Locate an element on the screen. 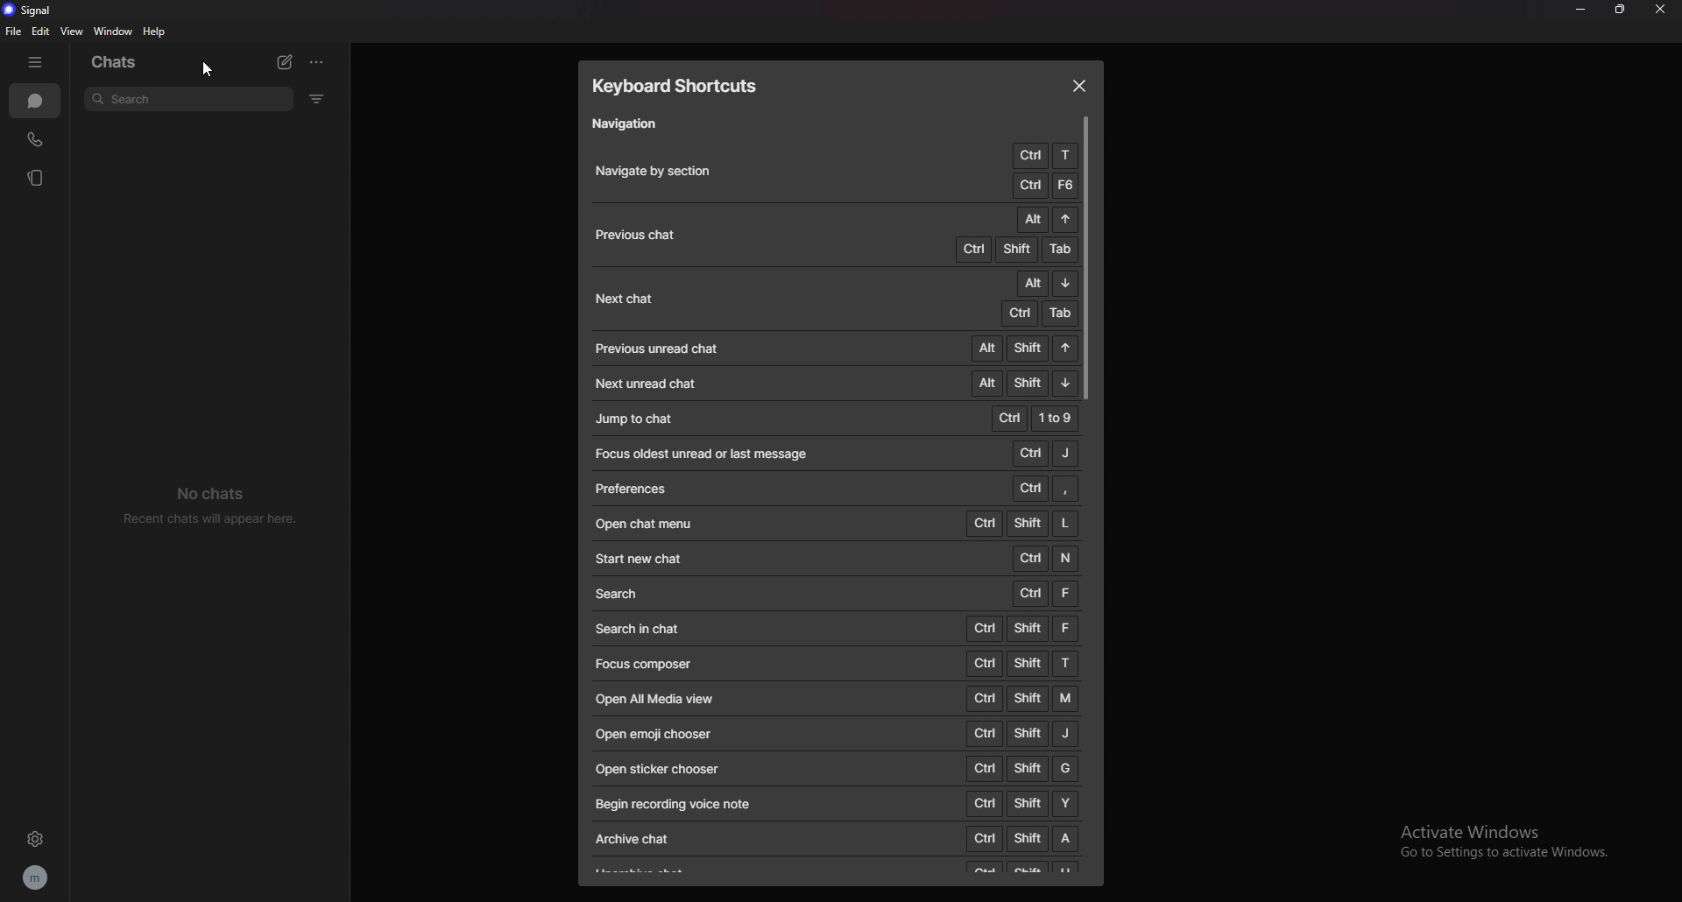 The width and height of the screenshot is (1682, 902). signal is located at coordinates (39, 10).